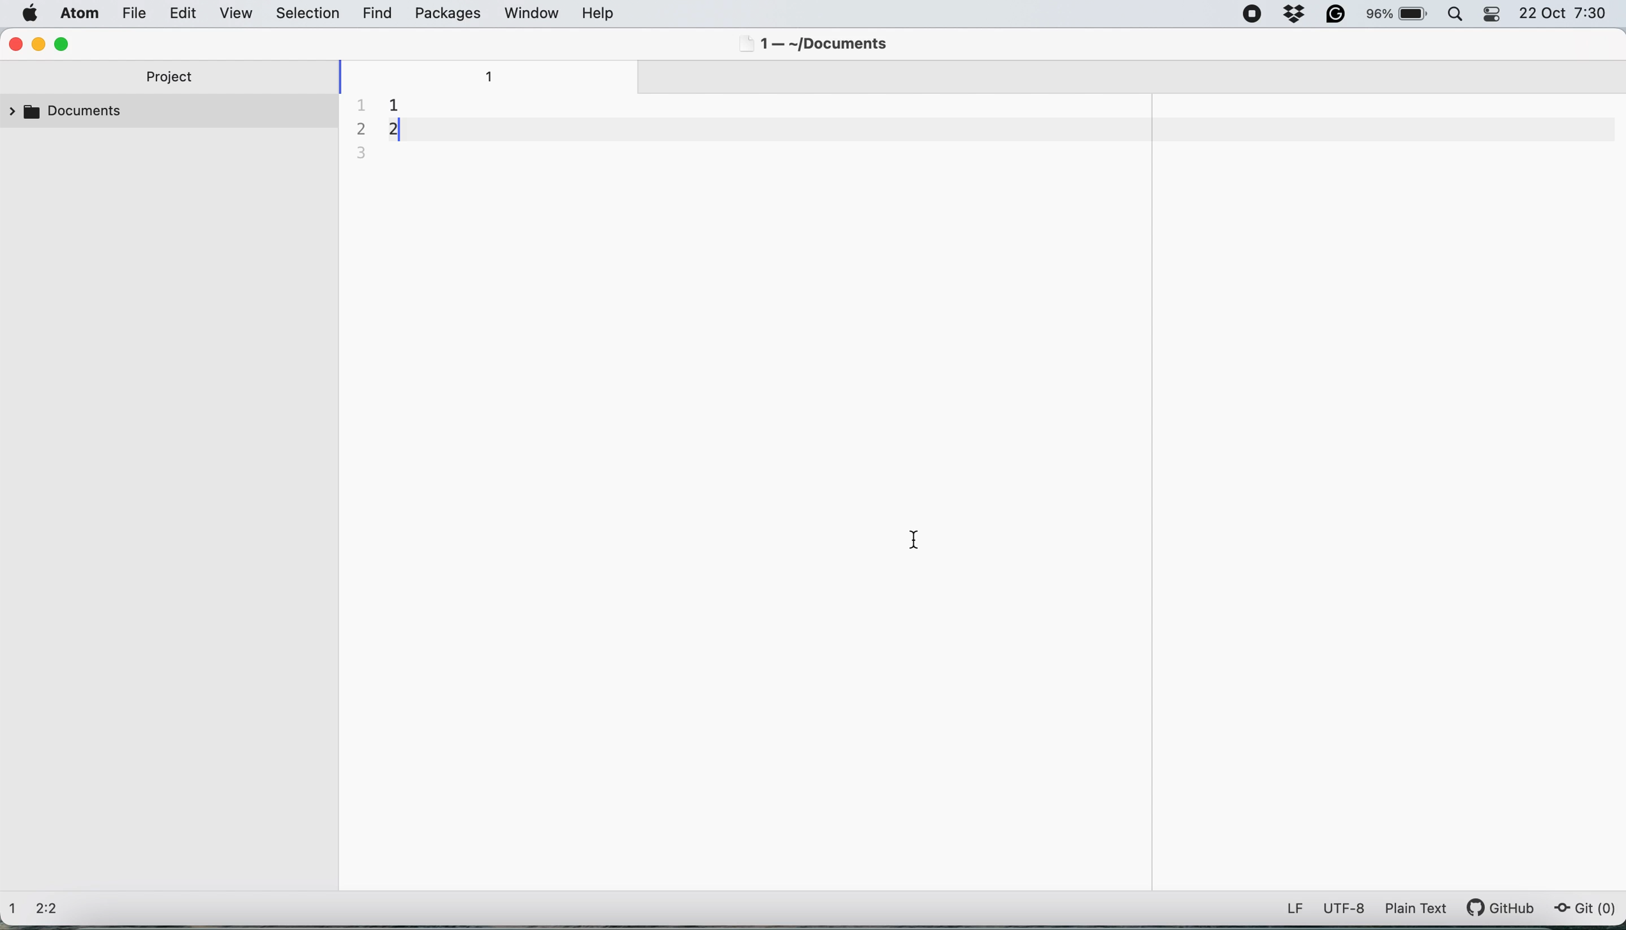 Image resolution: width=1626 pixels, height=930 pixels. Describe the element at coordinates (1495, 13) in the screenshot. I see `control center` at that location.